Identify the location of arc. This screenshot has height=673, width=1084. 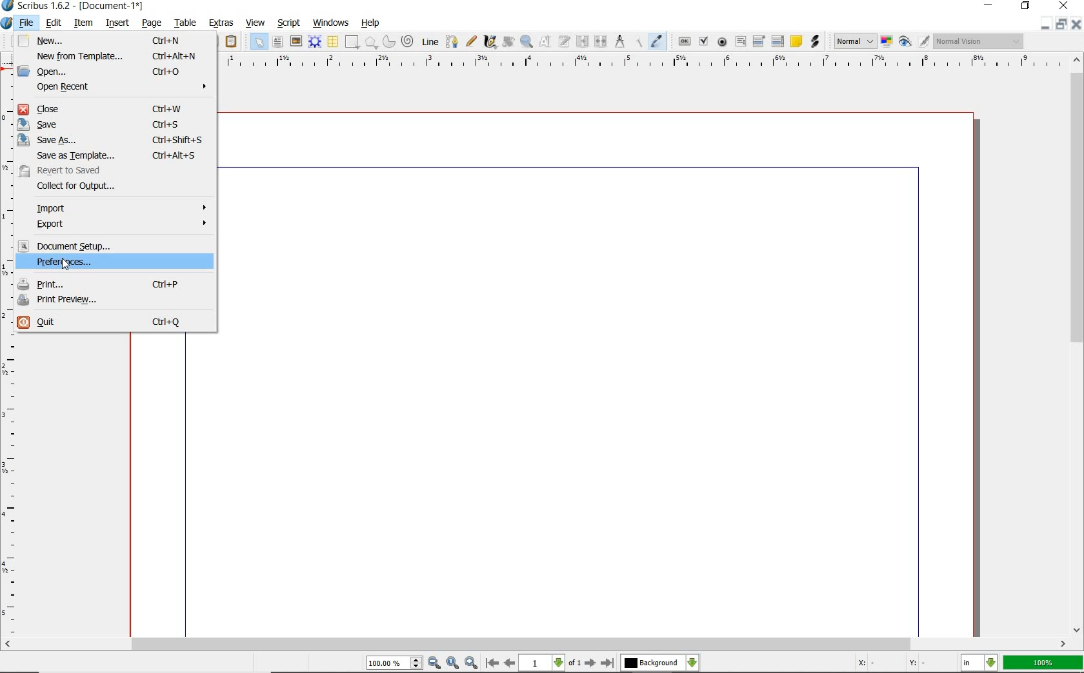
(388, 43).